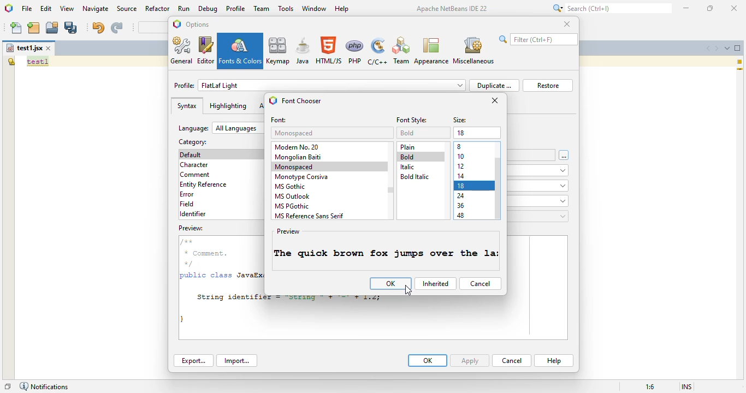 The width and height of the screenshot is (746, 393). What do you see at coordinates (390, 283) in the screenshot?
I see `OK` at bounding box center [390, 283].